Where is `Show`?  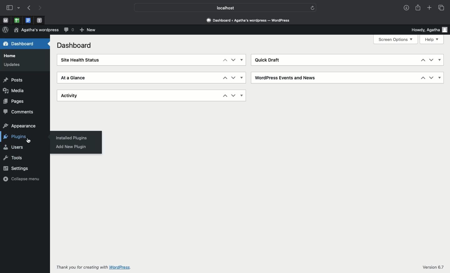 Show is located at coordinates (242, 59).